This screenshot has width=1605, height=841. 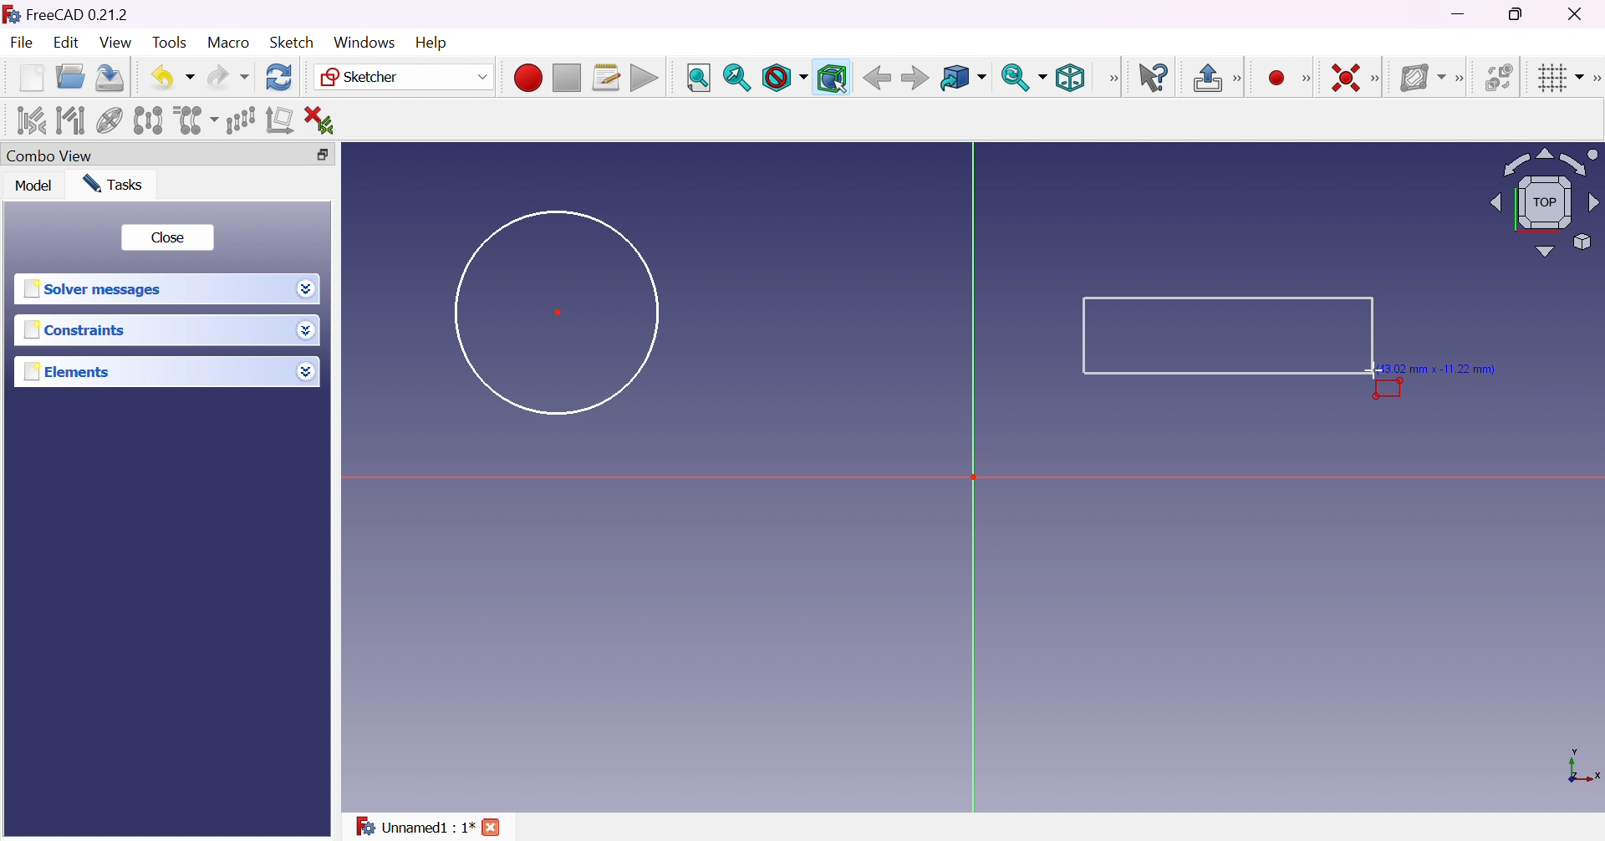 I want to click on View, so click(x=117, y=43).